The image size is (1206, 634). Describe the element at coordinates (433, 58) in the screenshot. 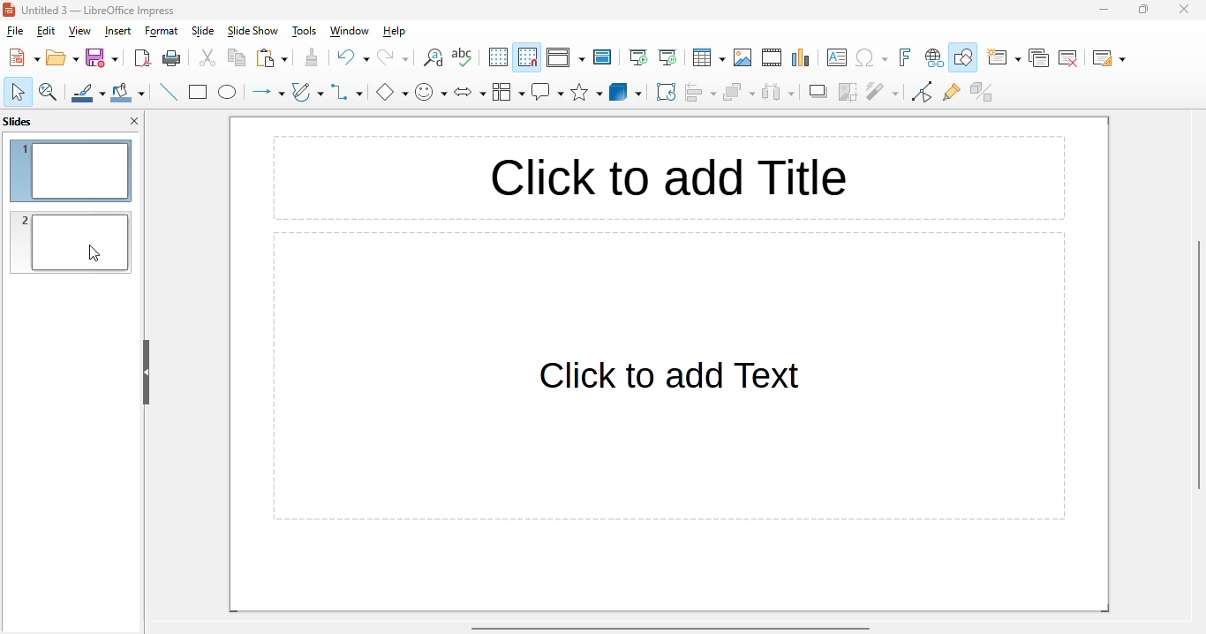

I see `find and replace` at that location.